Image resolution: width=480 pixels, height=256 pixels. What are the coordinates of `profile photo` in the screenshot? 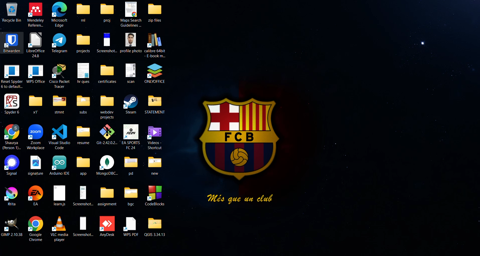 It's located at (131, 43).